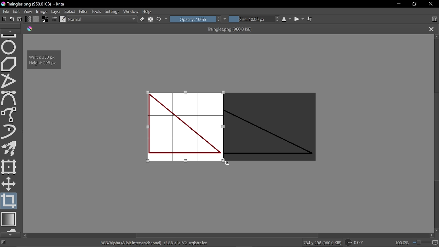  I want to click on move left, so click(25, 235).